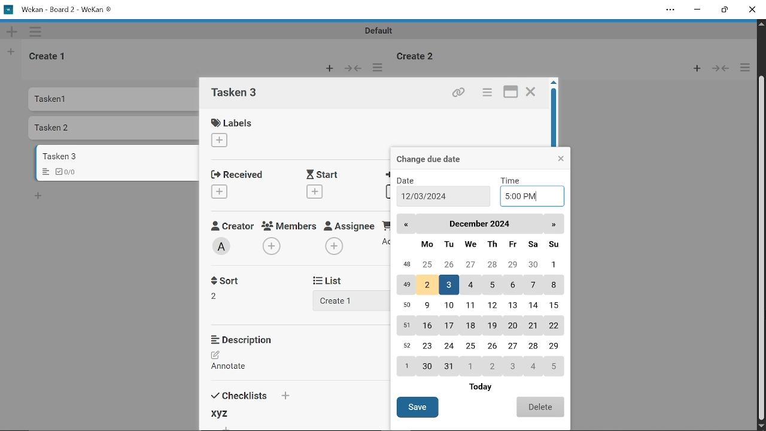  I want to click on Forward/Back, so click(353, 68).